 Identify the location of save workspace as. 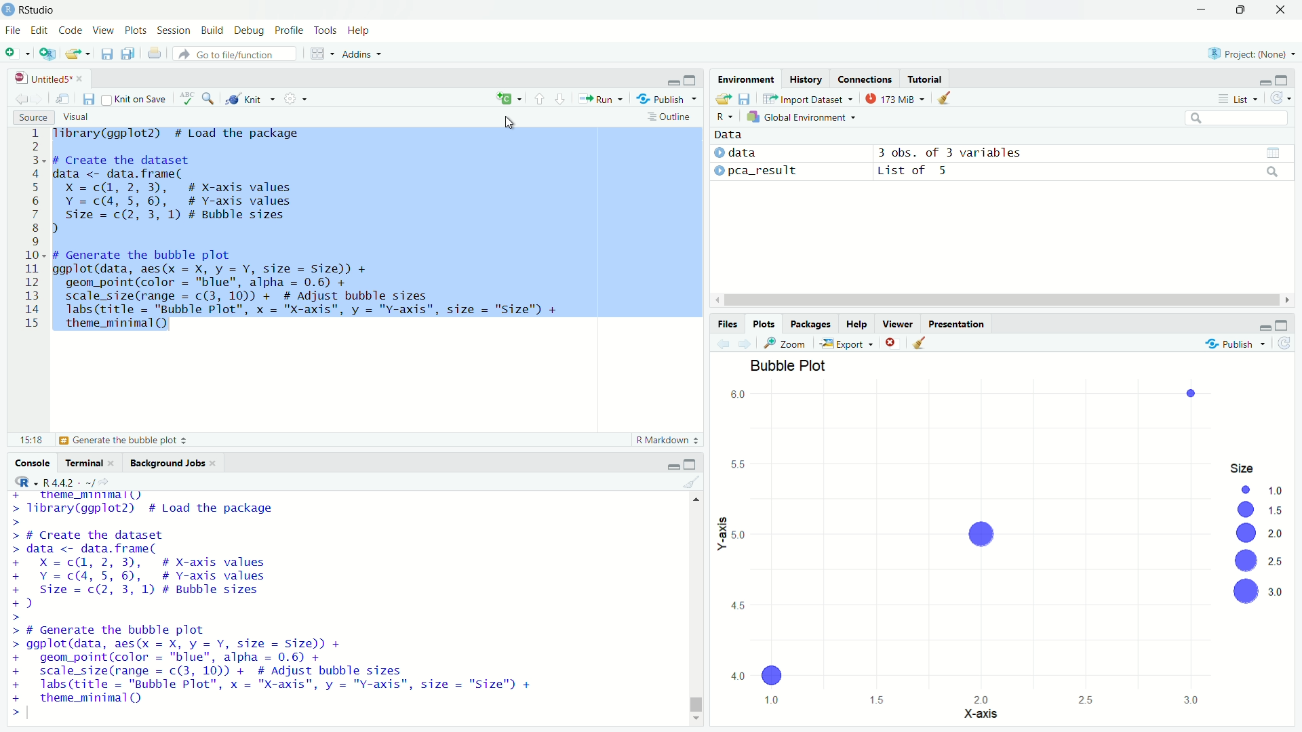
(745, 98).